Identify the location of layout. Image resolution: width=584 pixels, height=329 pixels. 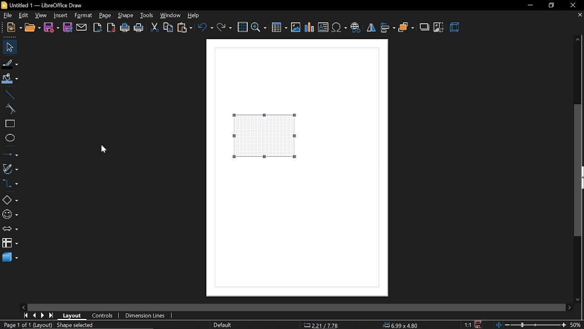
(71, 315).